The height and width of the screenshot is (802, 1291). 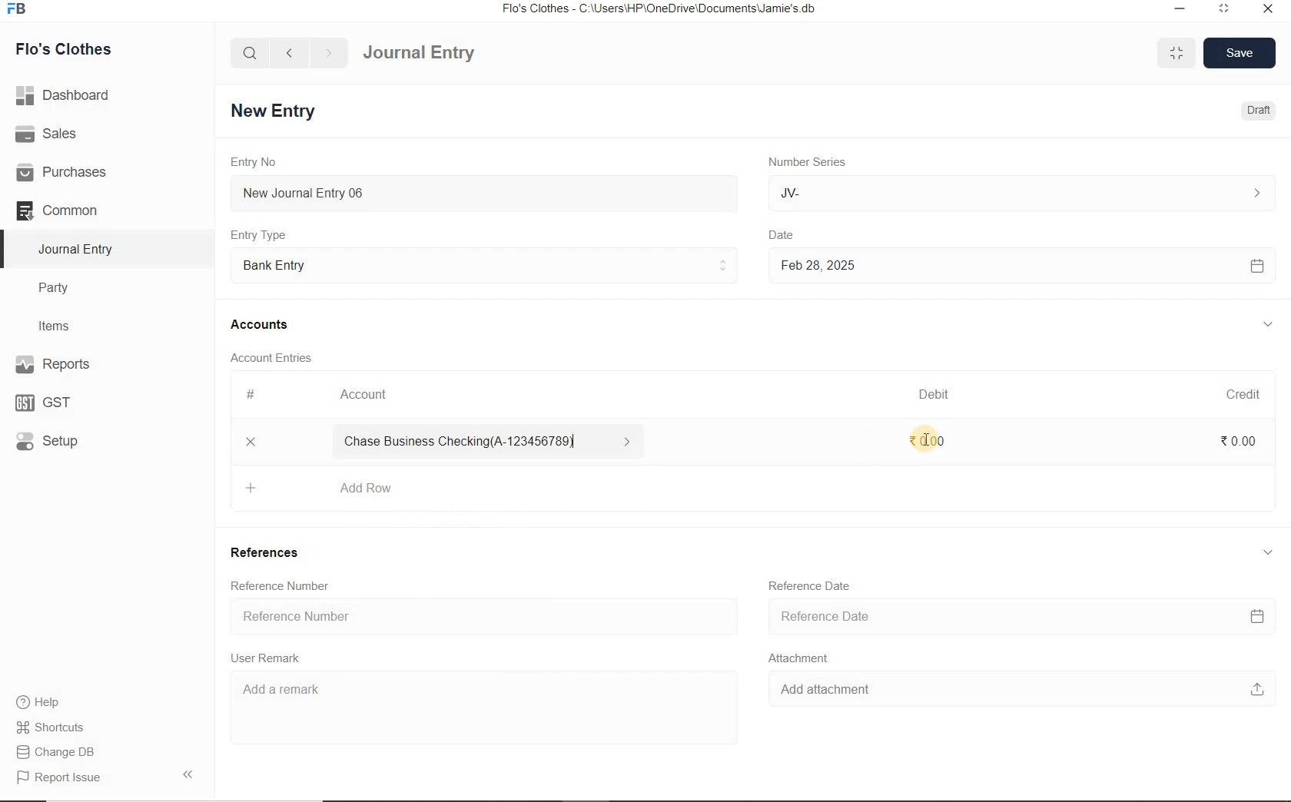 I want to click on search, so click(x=251, y=53).